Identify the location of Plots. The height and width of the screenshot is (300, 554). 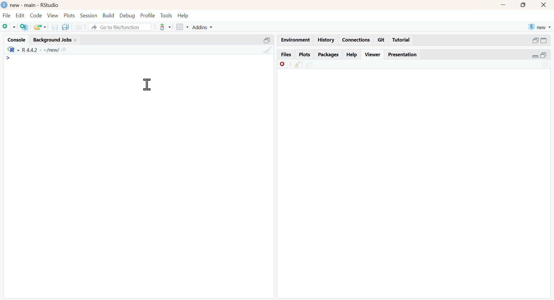
(304, 54).